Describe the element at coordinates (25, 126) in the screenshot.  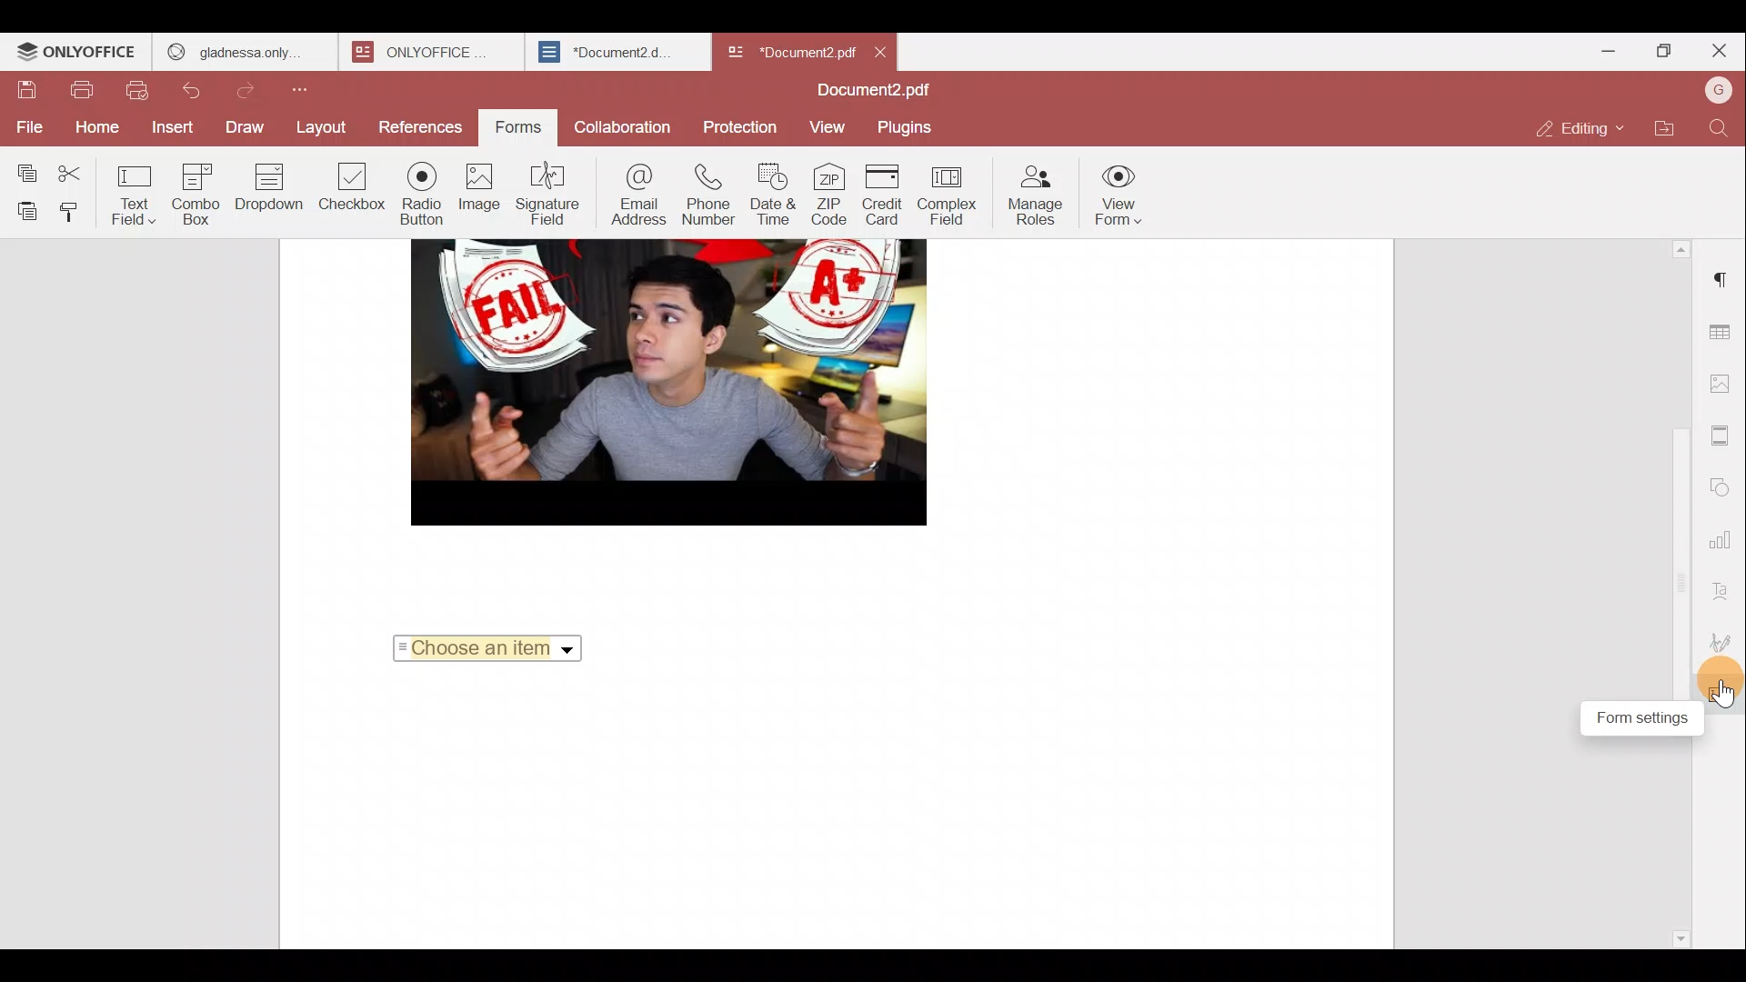
I see `File` at that location.